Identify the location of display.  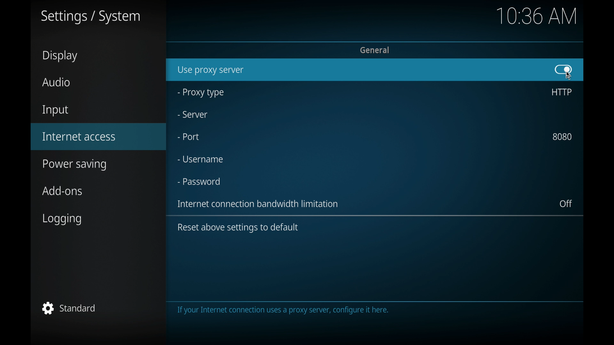
(60, 56).